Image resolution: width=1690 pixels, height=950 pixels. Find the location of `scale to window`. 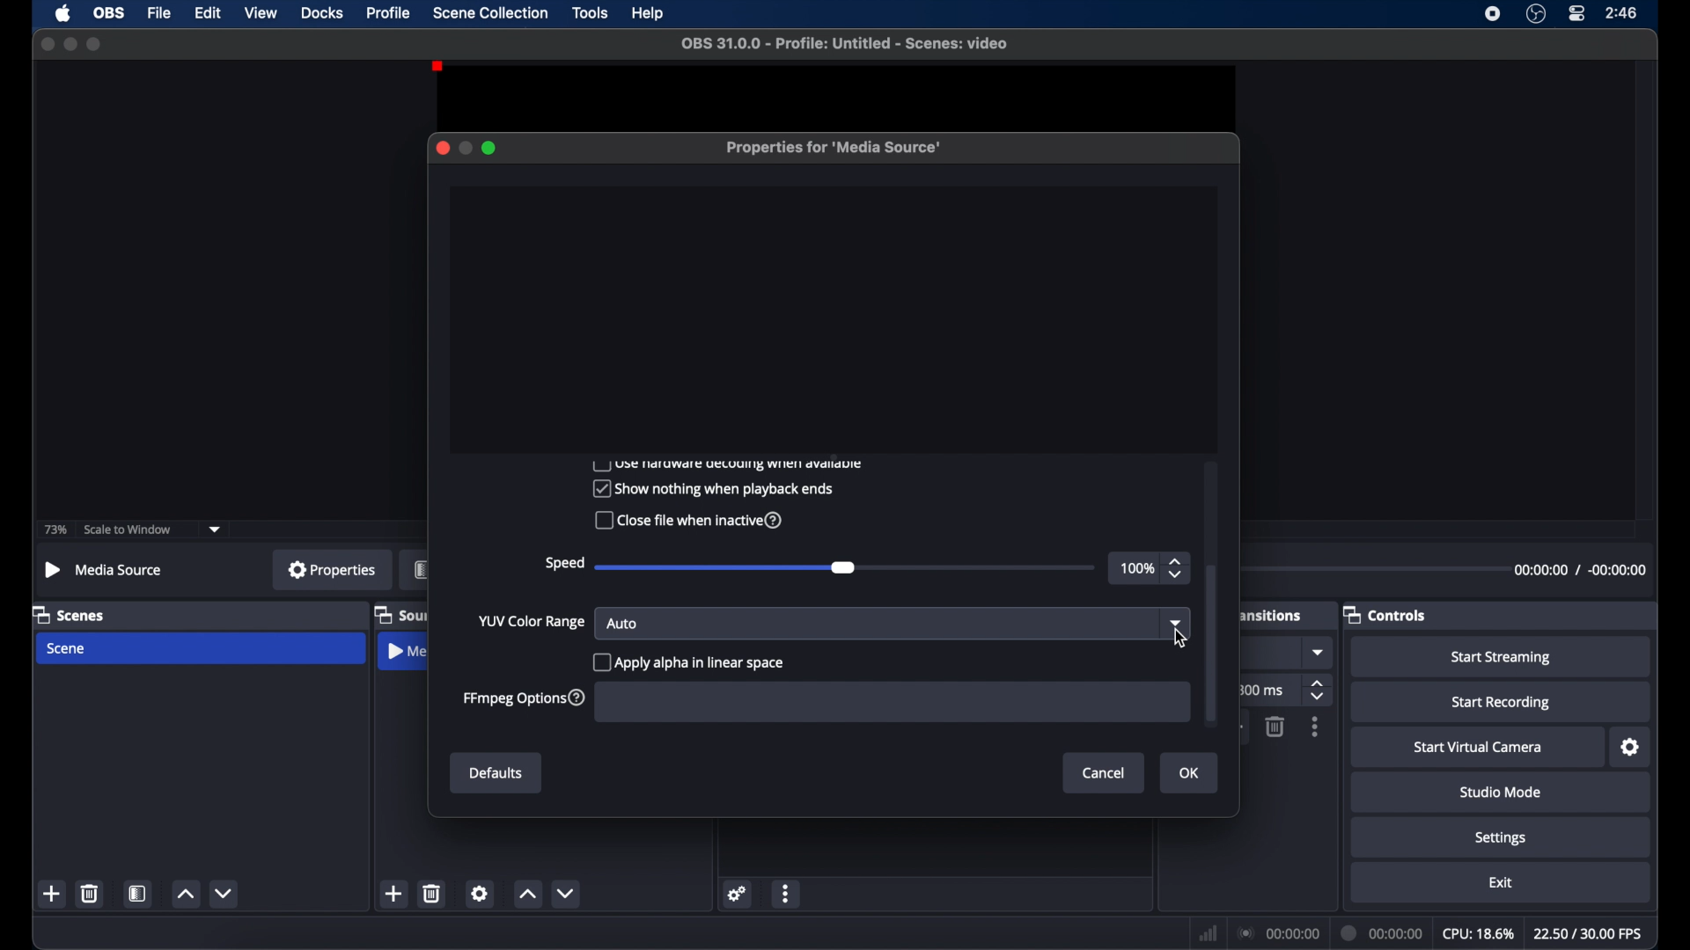

scale to window is located at coordinates (130, 530).